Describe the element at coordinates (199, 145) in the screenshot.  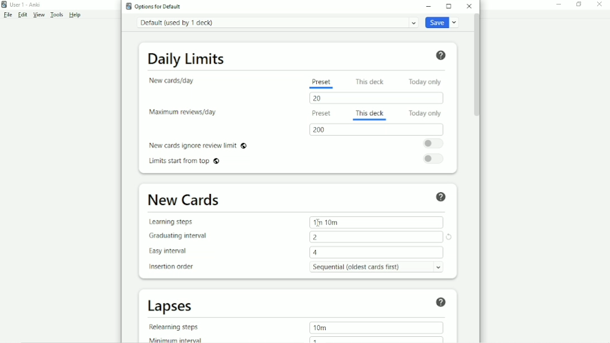
I see `New cards ignore review limit` at that location.